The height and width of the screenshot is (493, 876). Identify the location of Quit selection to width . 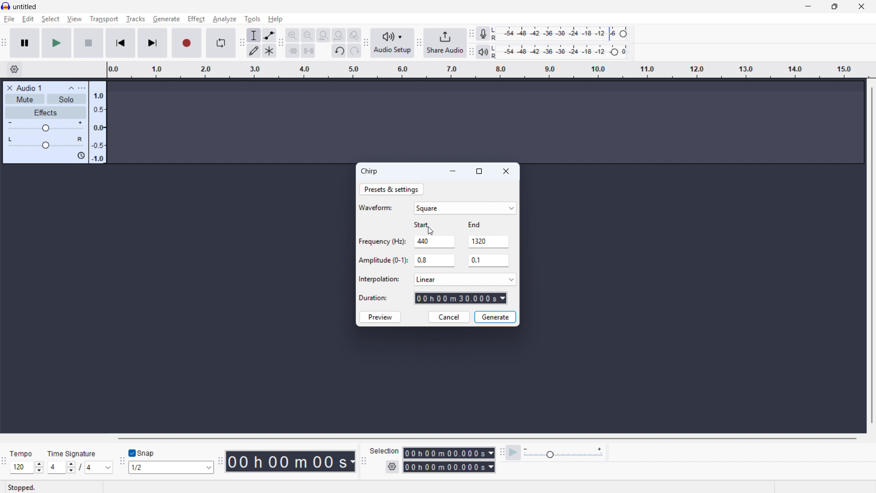
(324, 36).